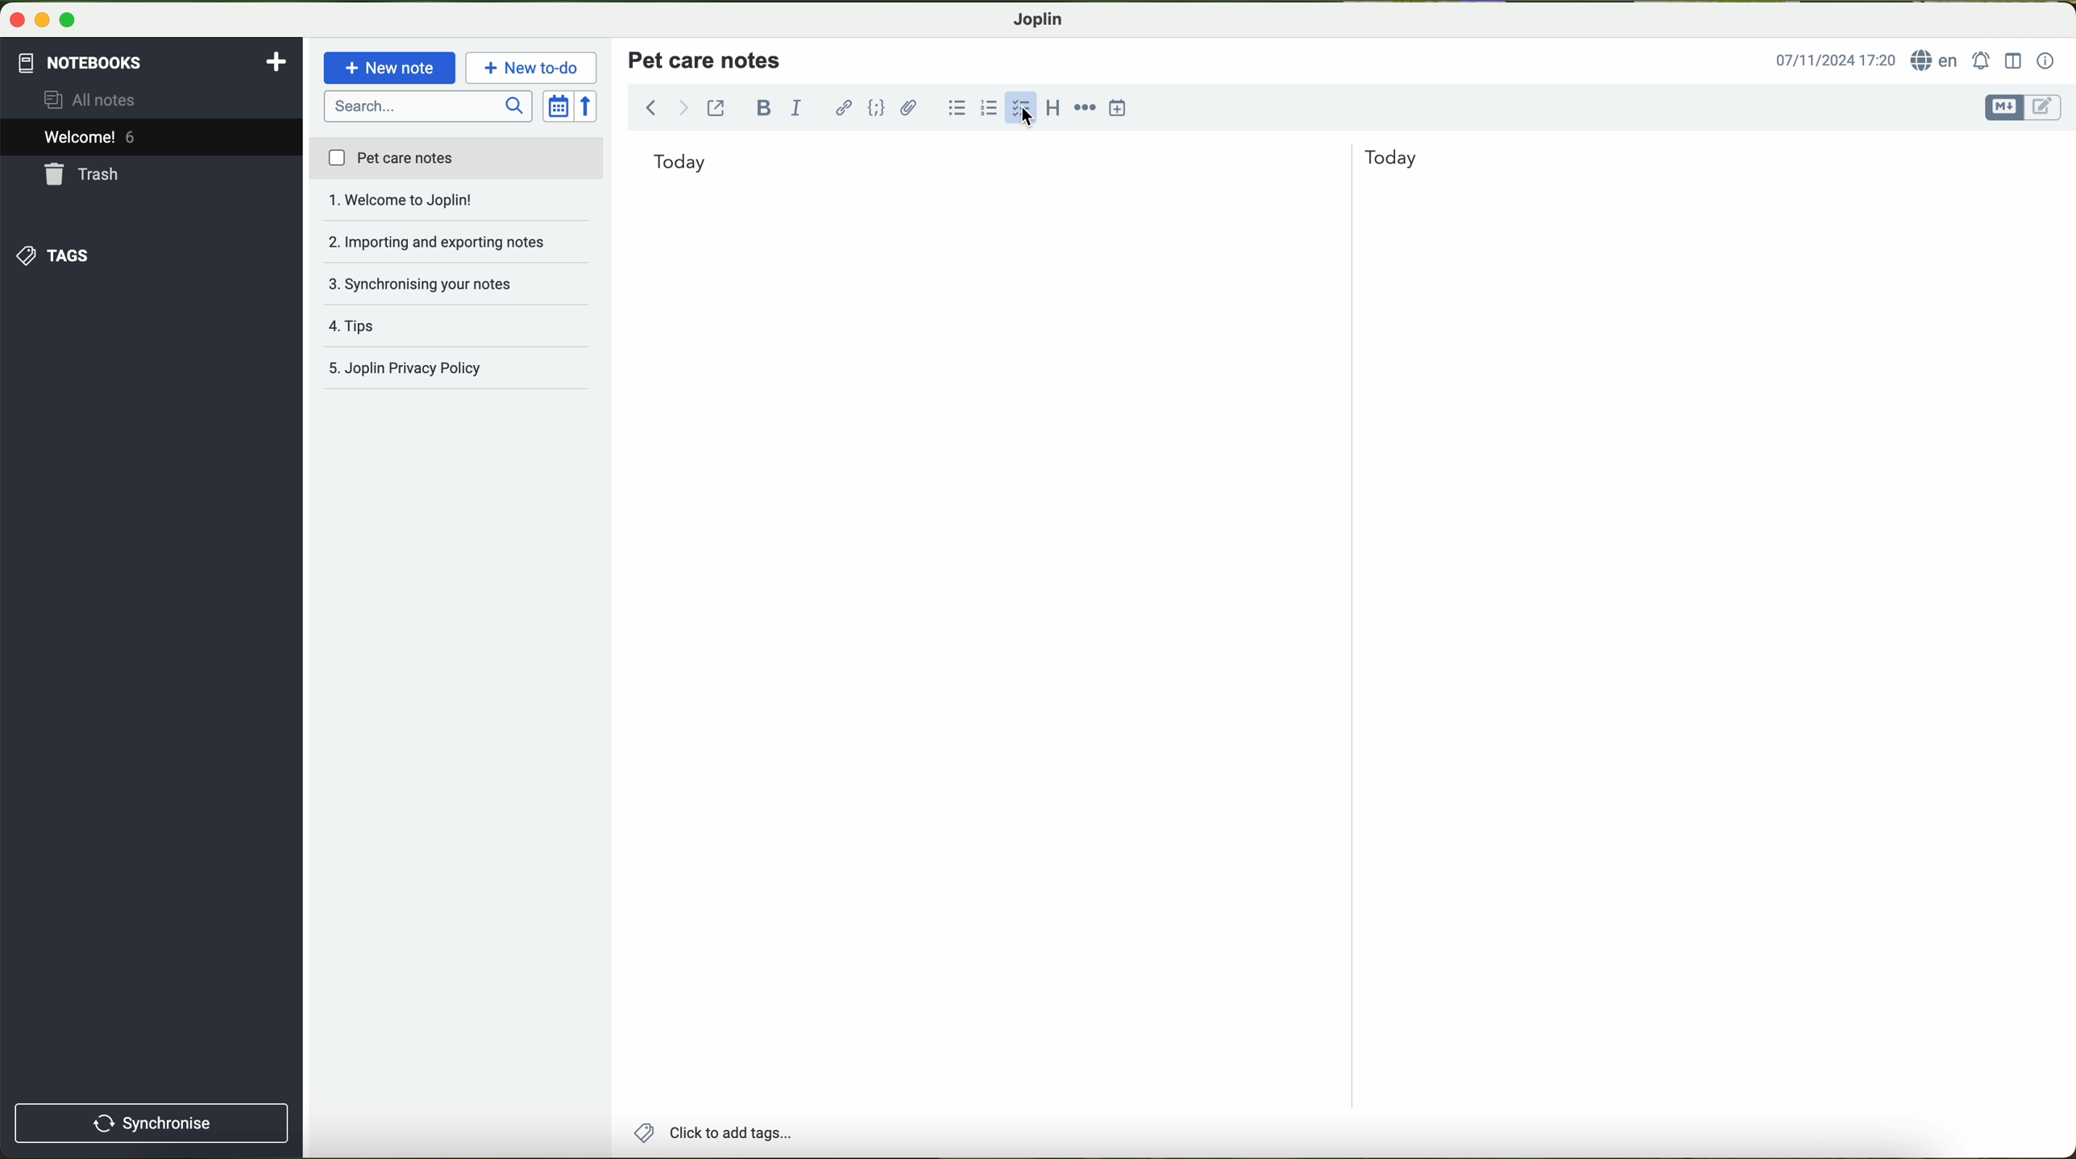 This screenshot has height=1159, width=2076. What do you see at coordinates (455, 160) in the screenshot?
I see `pet care notes file` at bounding box center [455, 160].